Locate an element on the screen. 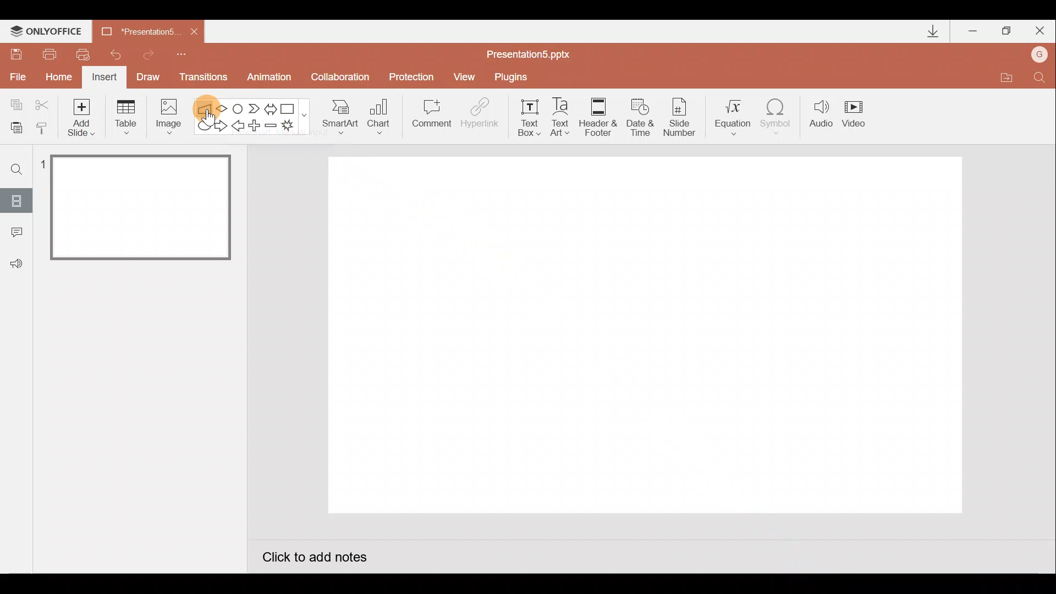  Chevron is located at coordinates (255, 109).